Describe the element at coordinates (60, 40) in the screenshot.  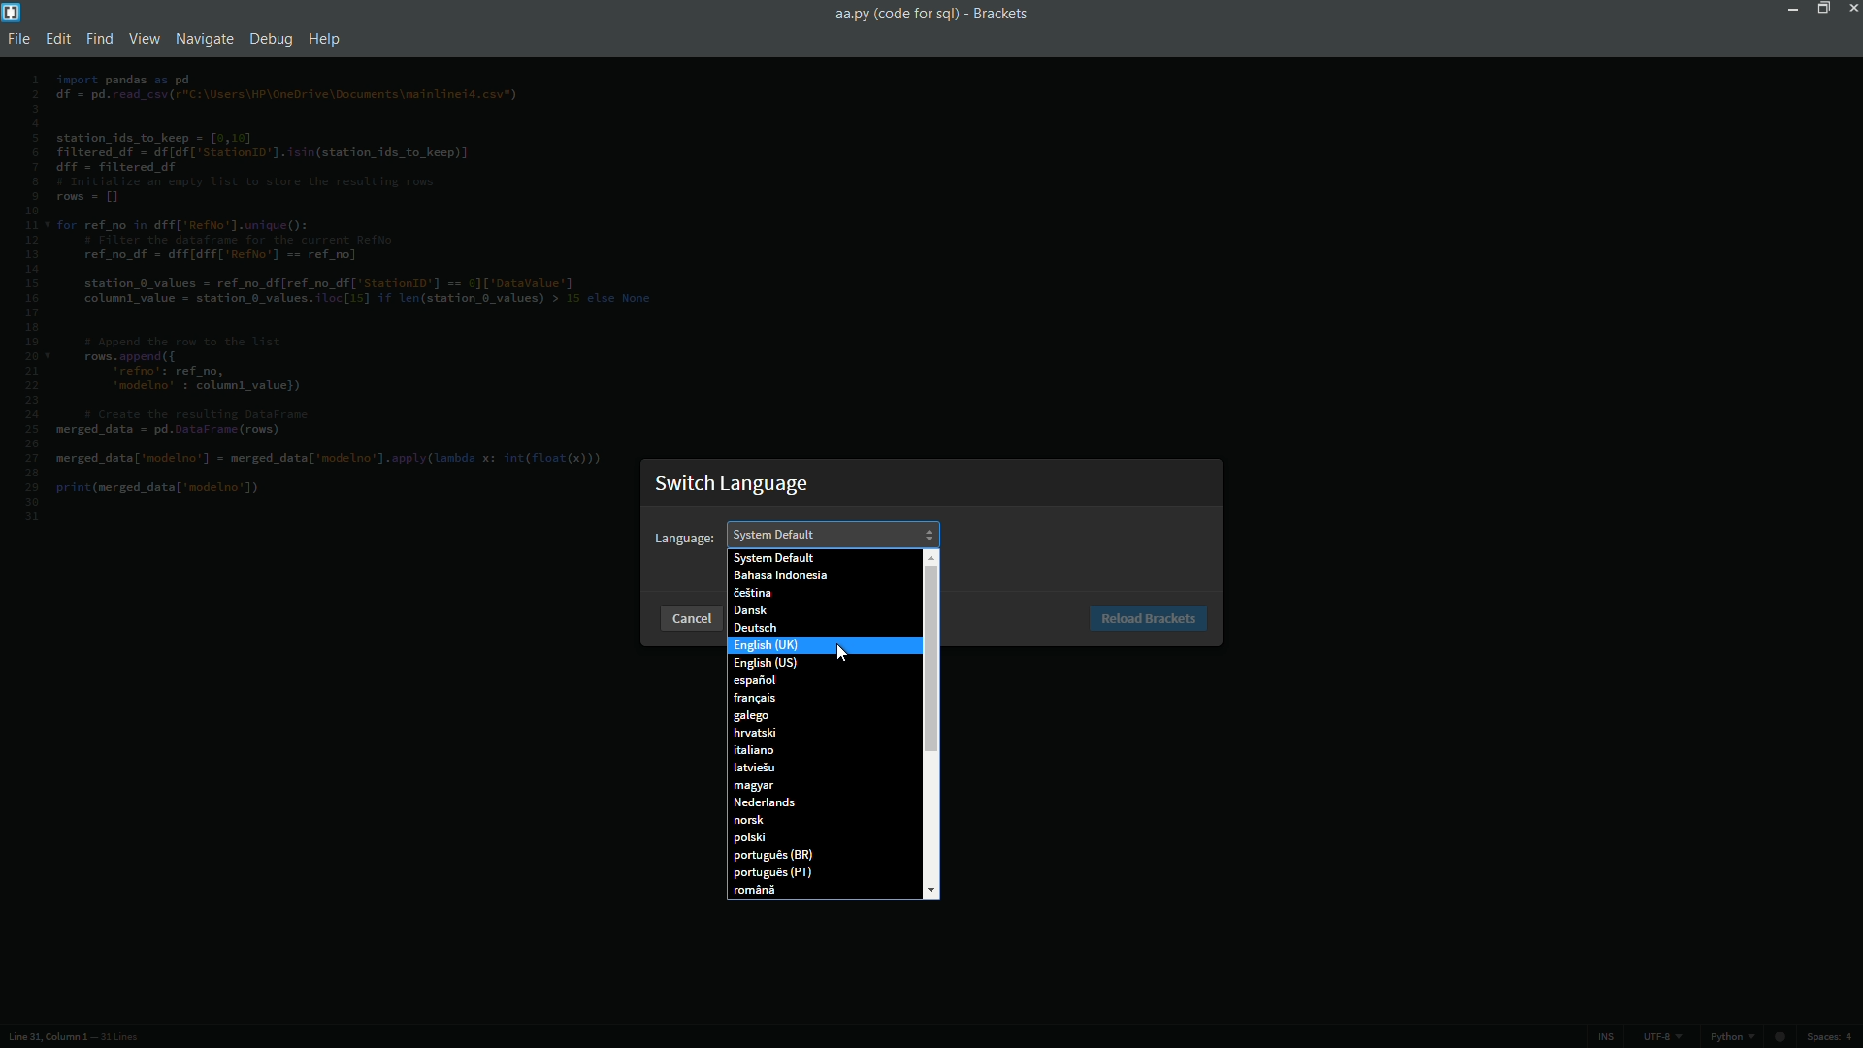
I see `edit menu` at that location.